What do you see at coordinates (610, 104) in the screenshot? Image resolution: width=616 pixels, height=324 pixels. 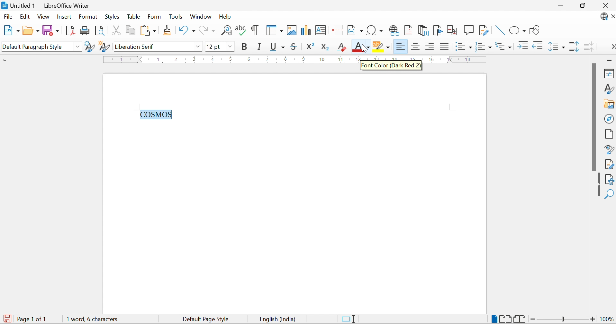 I see `Gallery` at bounding box center [610, 104].